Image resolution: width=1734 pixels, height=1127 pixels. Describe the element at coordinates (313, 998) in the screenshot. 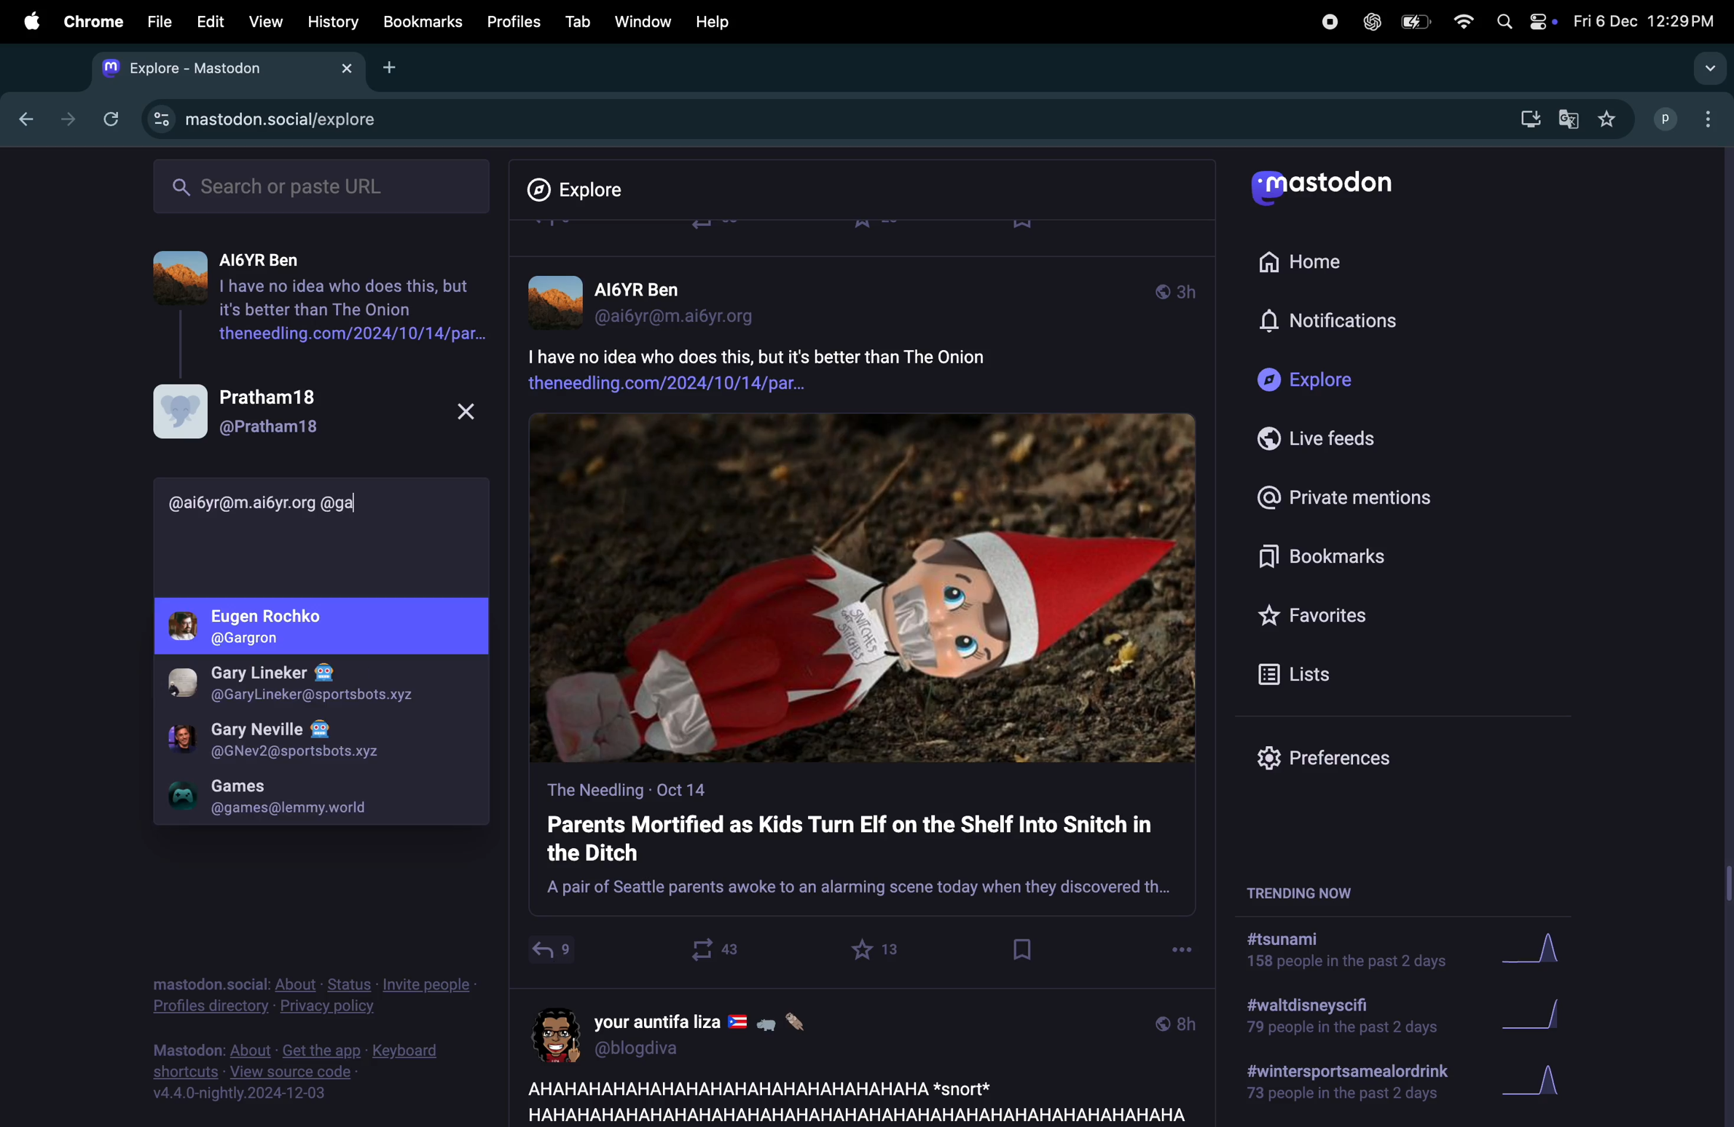

I see `privacy policy` at that location.